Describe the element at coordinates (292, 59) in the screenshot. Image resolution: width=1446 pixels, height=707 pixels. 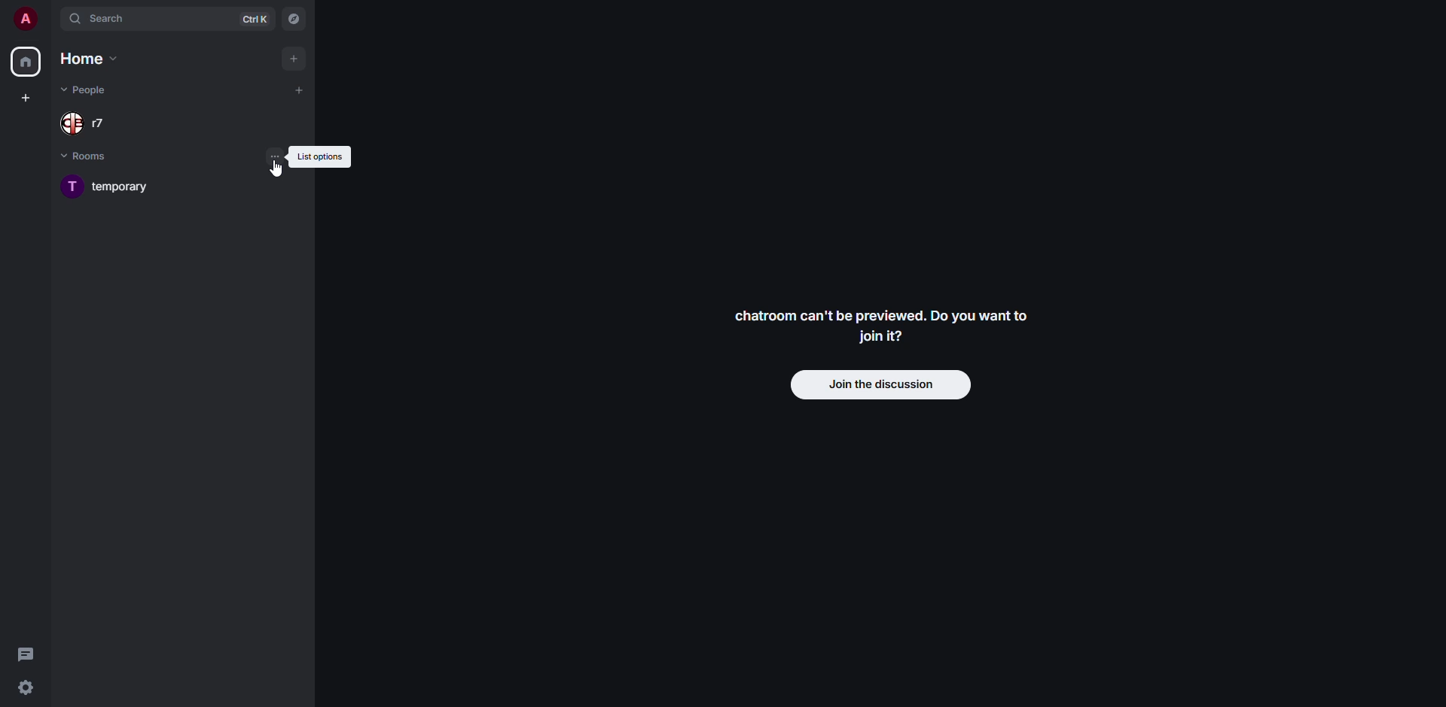
I see `add` at that location.